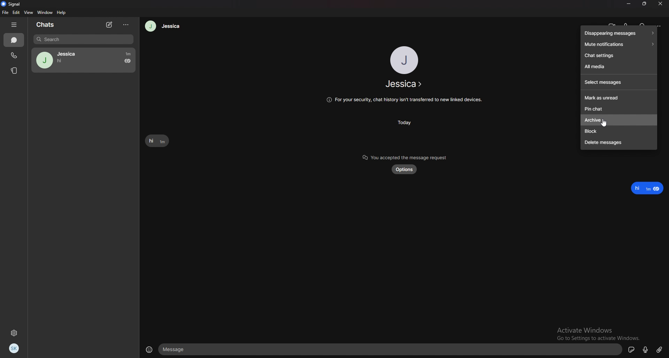  I want to click on Search bar, so click(83, 40).